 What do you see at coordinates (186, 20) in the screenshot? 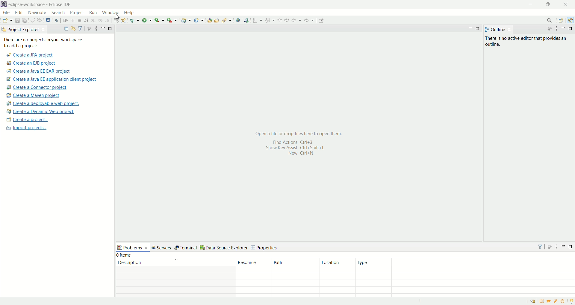
I see `create a dynamic web project` at bounding box center [186, 20].